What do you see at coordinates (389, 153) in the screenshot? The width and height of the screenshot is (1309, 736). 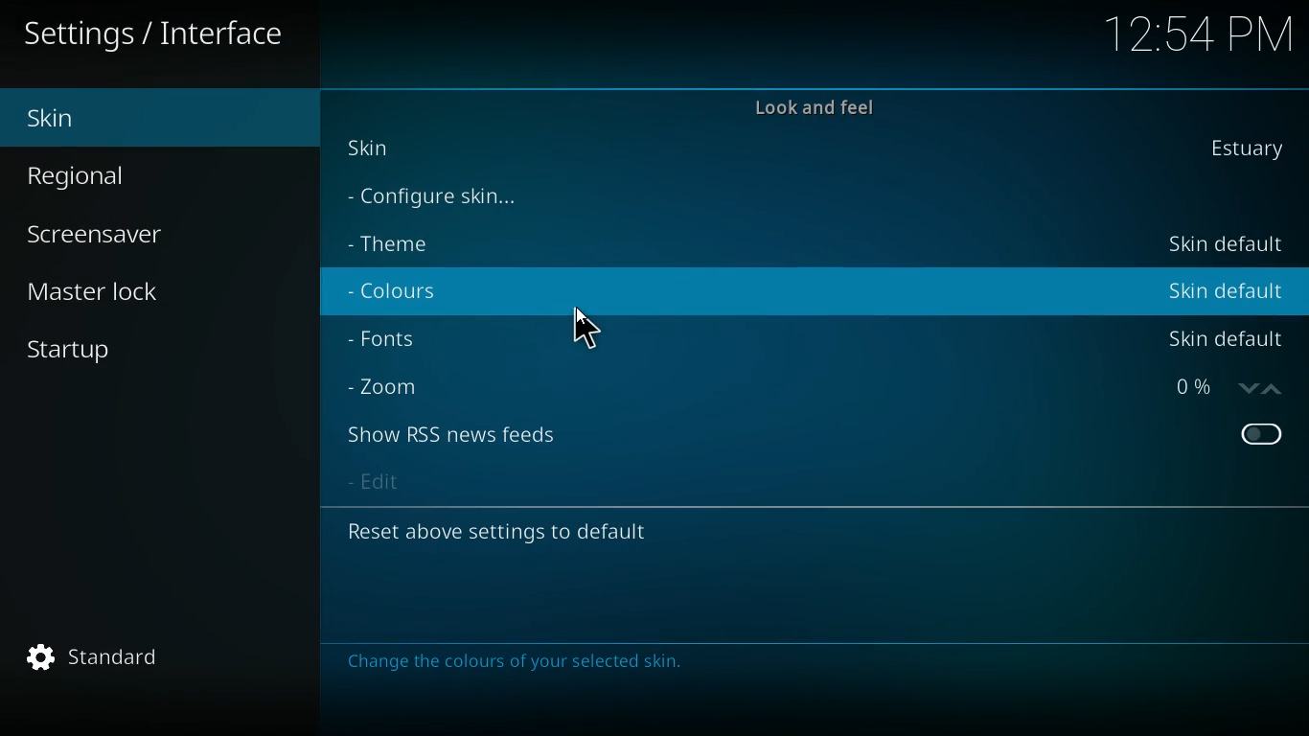 I see `skin` at bounding box center [389, 153].